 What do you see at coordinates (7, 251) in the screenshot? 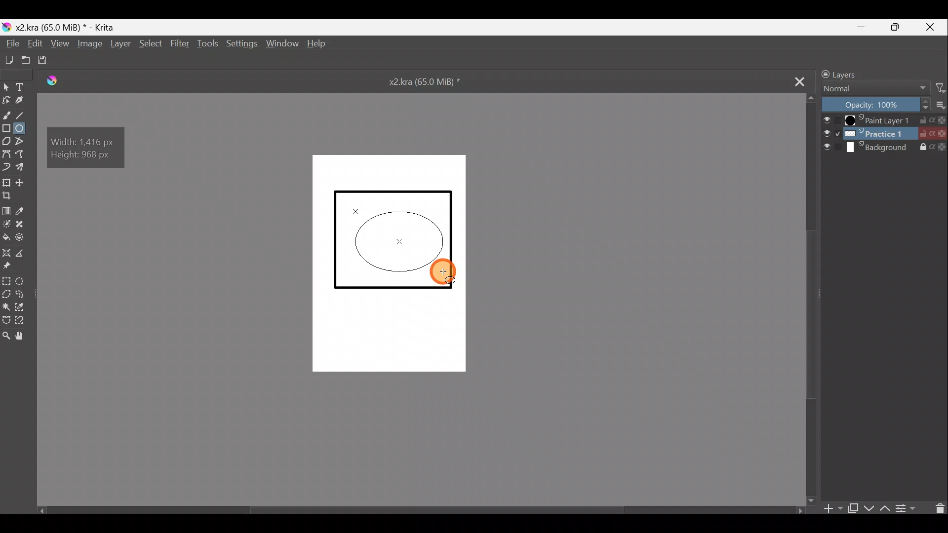
I see `Assistant tool` at bounding box center [7, 251].